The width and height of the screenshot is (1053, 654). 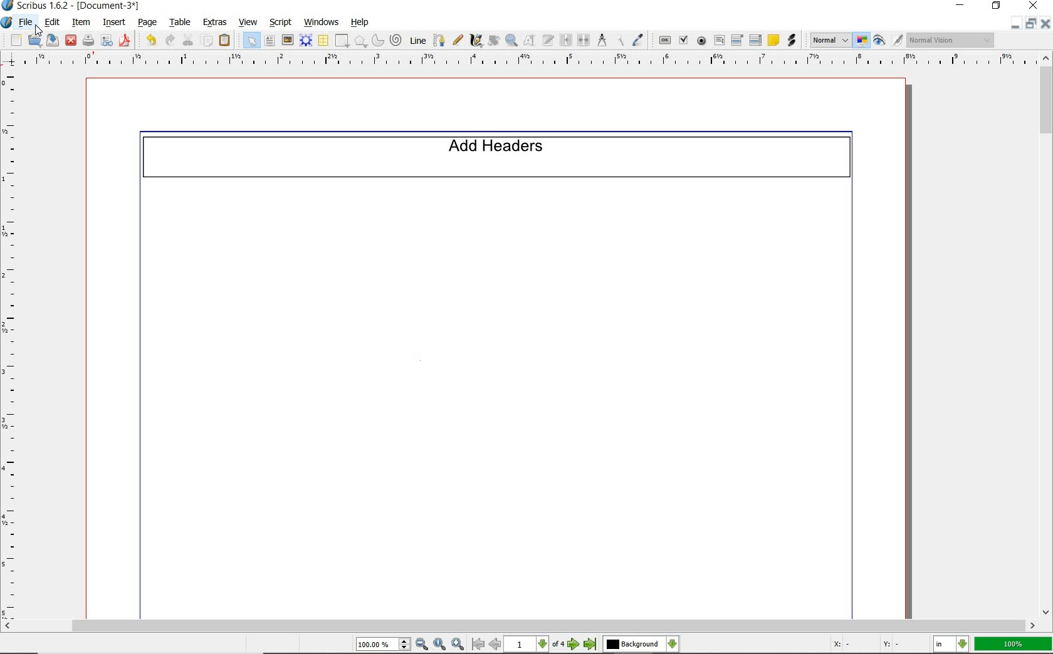 I want to click on script, so click(x=281, y=22).